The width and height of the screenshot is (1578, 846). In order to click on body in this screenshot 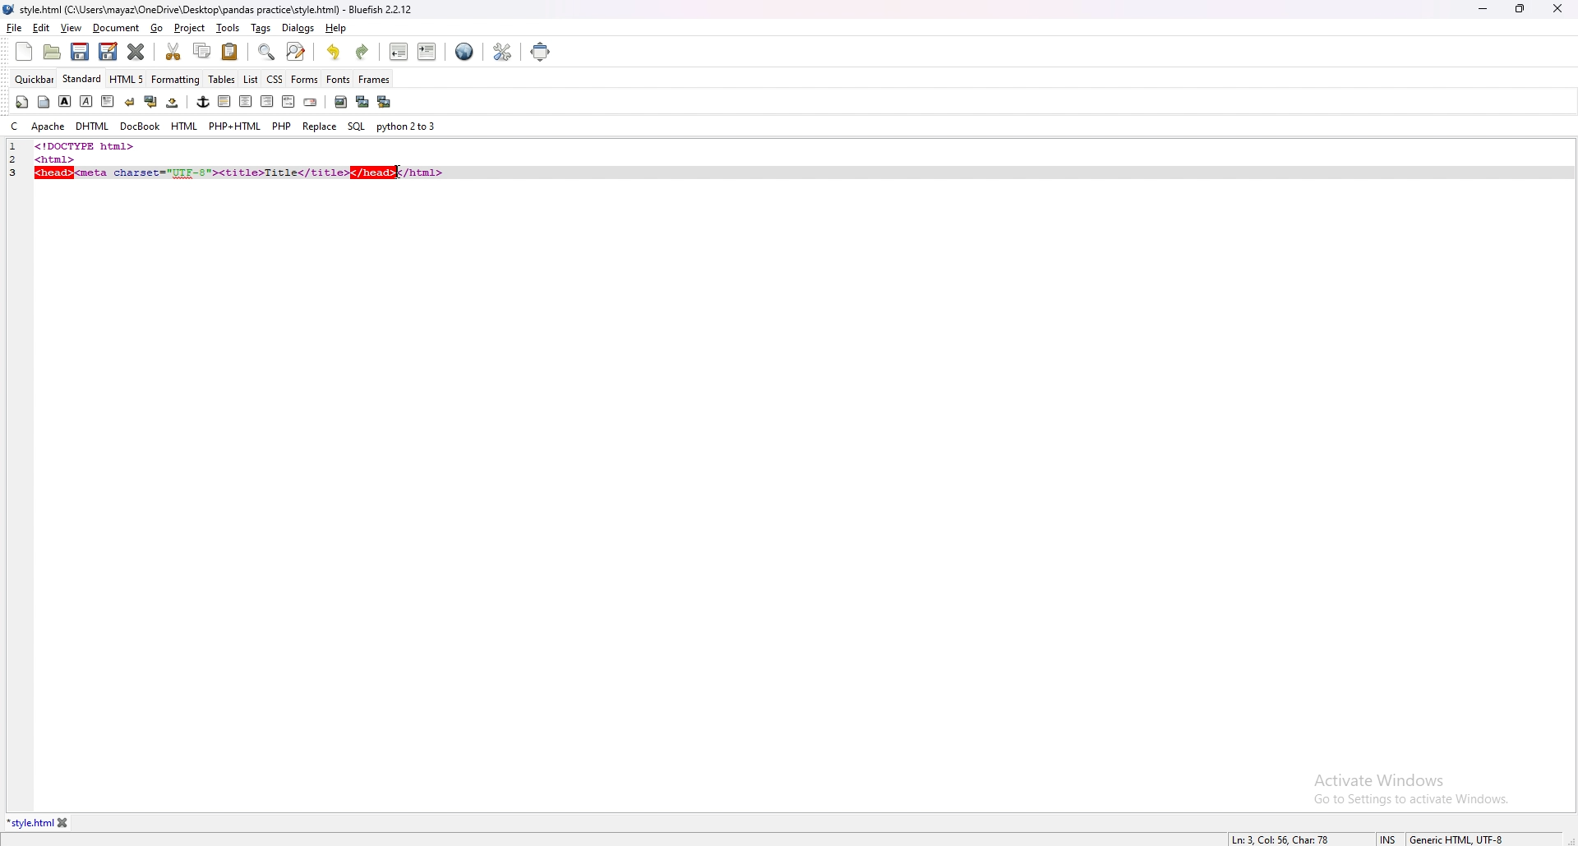, I will do `click(45, 100)`.